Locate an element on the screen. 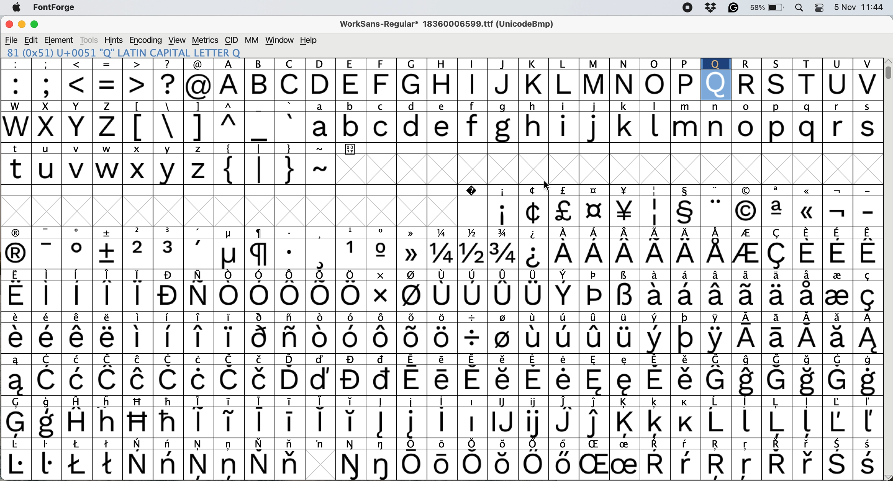 The image size is (893, 481). cid is located at coordinates (232, 40).